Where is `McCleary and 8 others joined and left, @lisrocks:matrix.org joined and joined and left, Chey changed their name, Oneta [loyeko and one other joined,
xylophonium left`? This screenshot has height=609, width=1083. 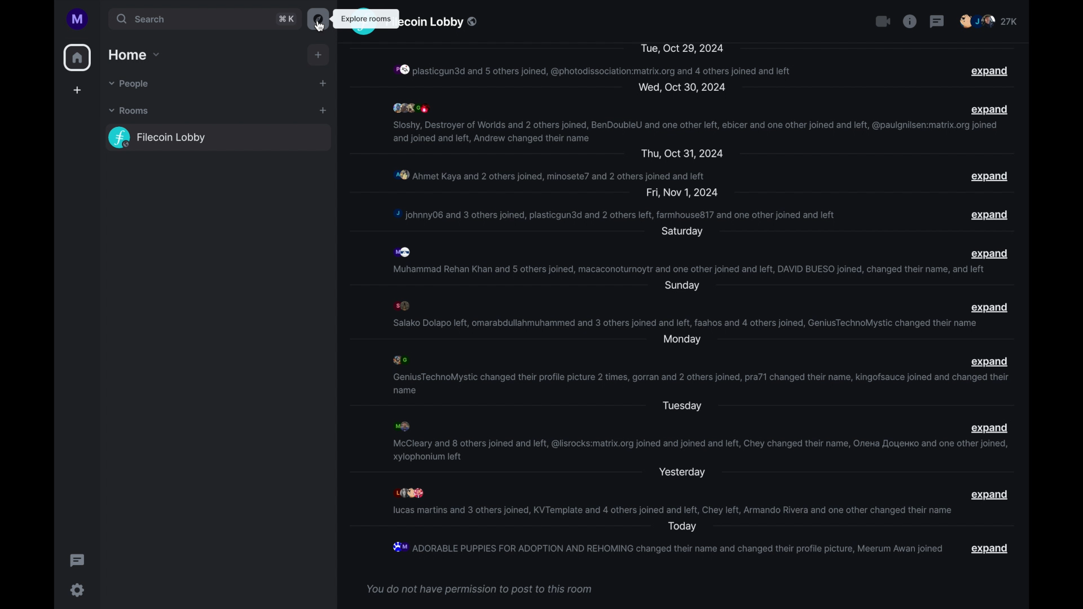 McCleary and 8 others joined and left, @lisrocks:matrix.org joined and joined and left, Chey changed their name, Oneta [loyeko and one other joined,
xylophonium left is located at coordinates (700, 450).